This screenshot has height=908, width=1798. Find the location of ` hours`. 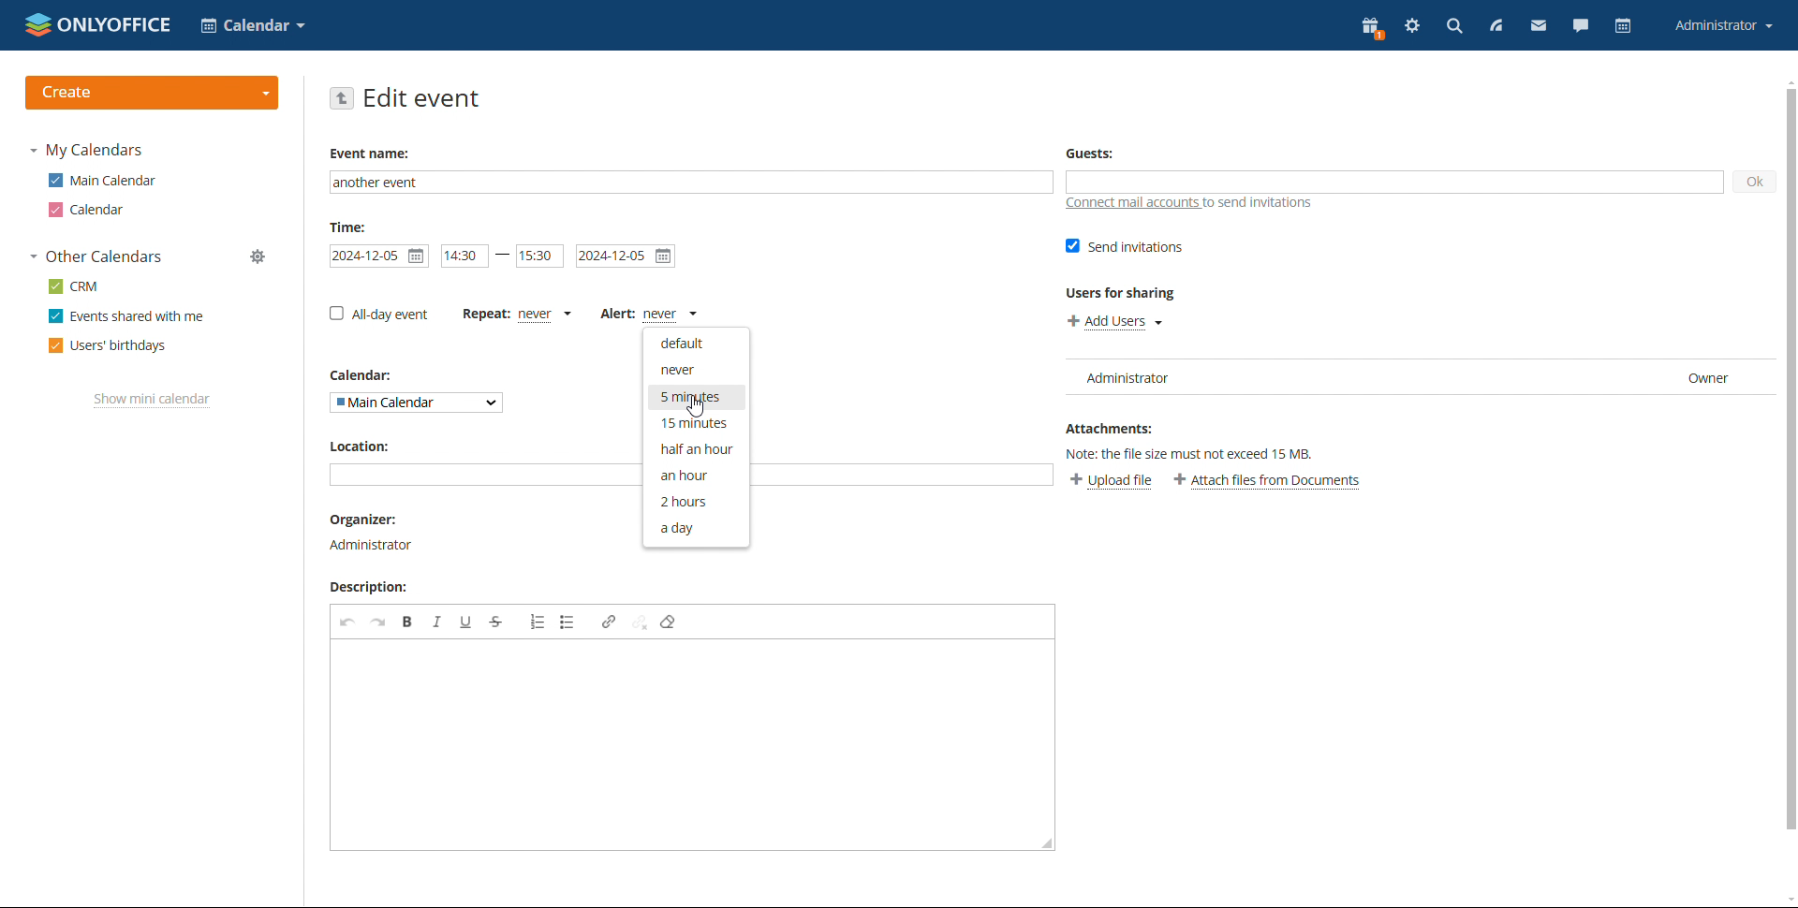

 hours is located at coordinates (694, 500).